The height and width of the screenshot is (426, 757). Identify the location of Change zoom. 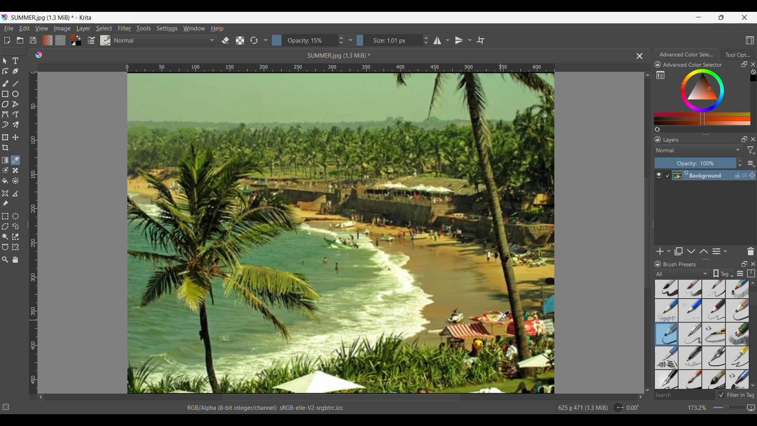
(729, 407).